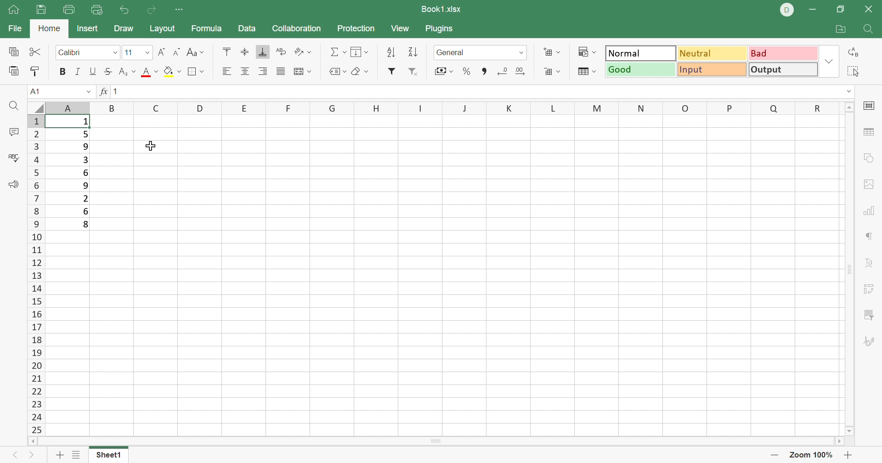  Describe the element at coordinates (124, 11) in the screenshot. I see `Undo` at that location.